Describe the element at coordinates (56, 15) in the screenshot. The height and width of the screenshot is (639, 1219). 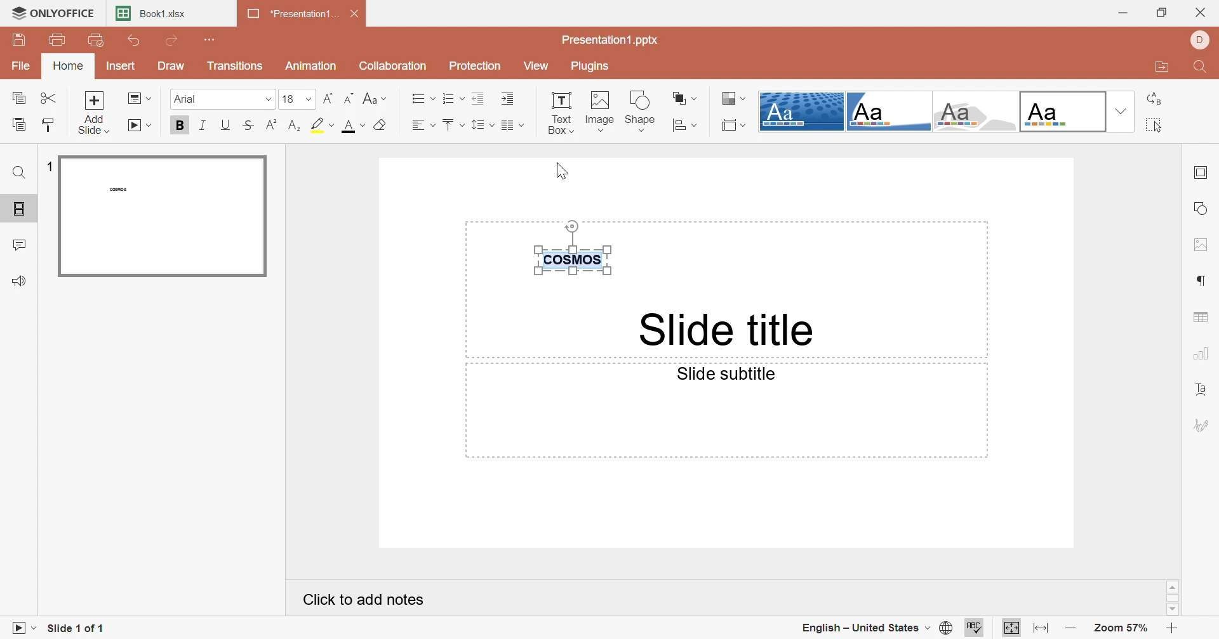
I see `ONLYOFFICE` at that location.